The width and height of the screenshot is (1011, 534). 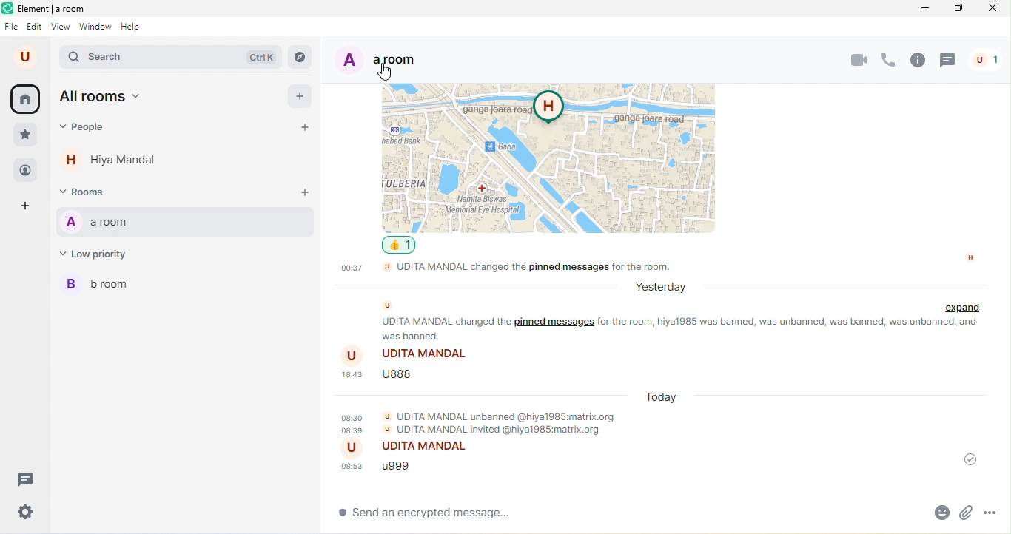 What do you see at coordinates (539, 268) in the screenshot?
I see `udita mandal changed the pinned message for the room` at bounding box center [539, 268].